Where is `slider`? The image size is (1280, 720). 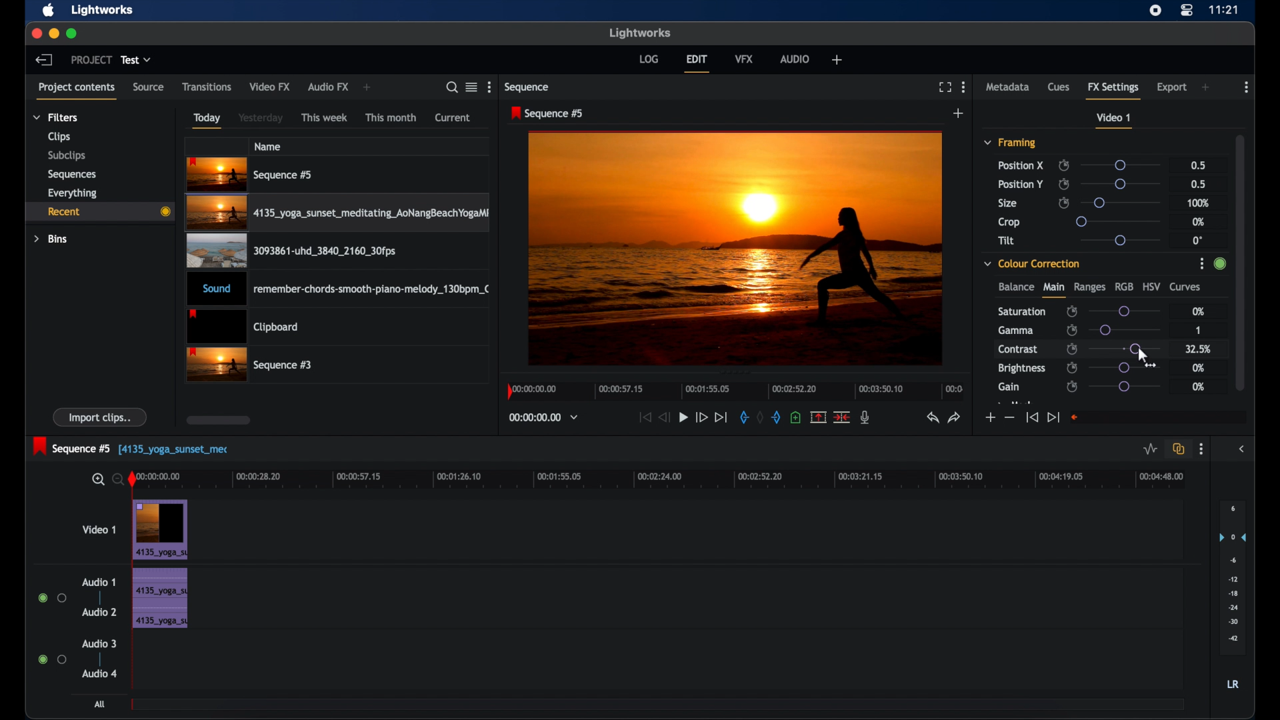 slider is located at coordinates (1125, 329).